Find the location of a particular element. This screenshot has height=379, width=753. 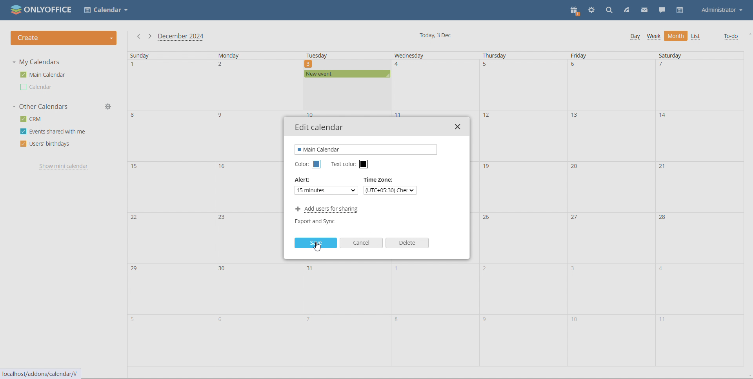

list view is located at coordinates (696, 36).